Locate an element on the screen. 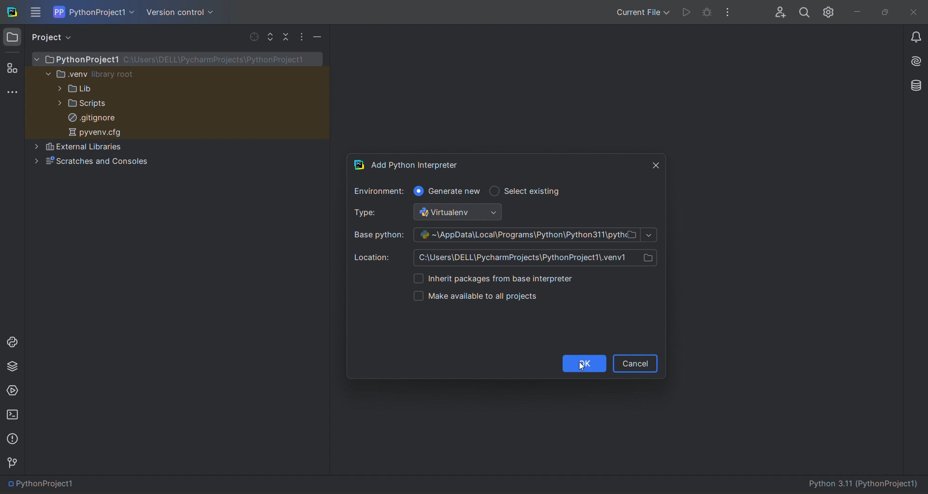 This screenshot has width=928, height=494. run is located at coordinates (684, 12).